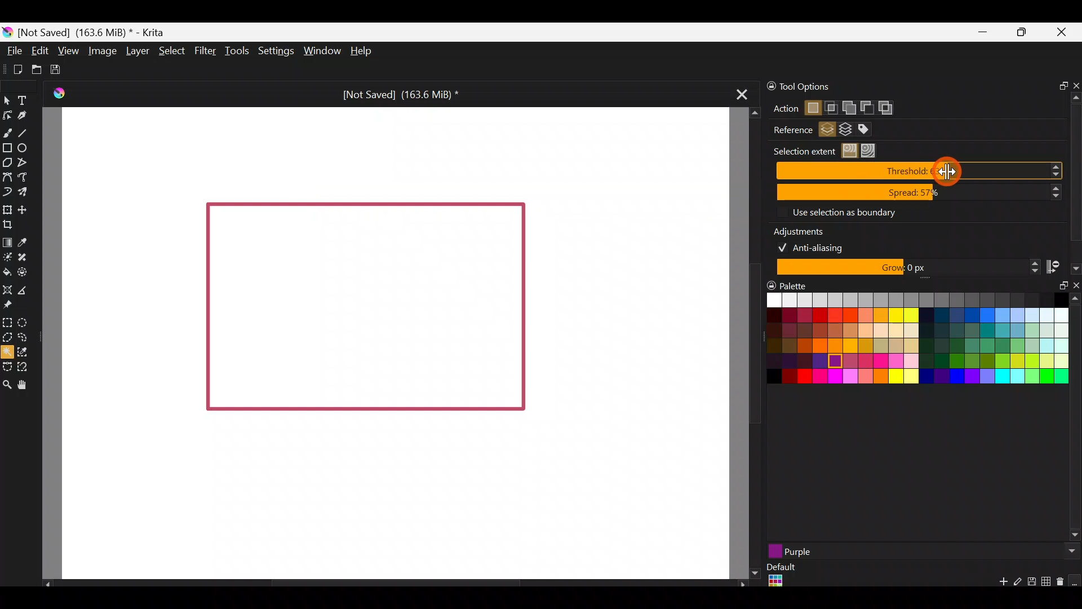 The height and width of the screenshot is (609, 1082). Describe the element at coordinates (9, 102) in the screenshot. I see `Select shapes tool` at that location.